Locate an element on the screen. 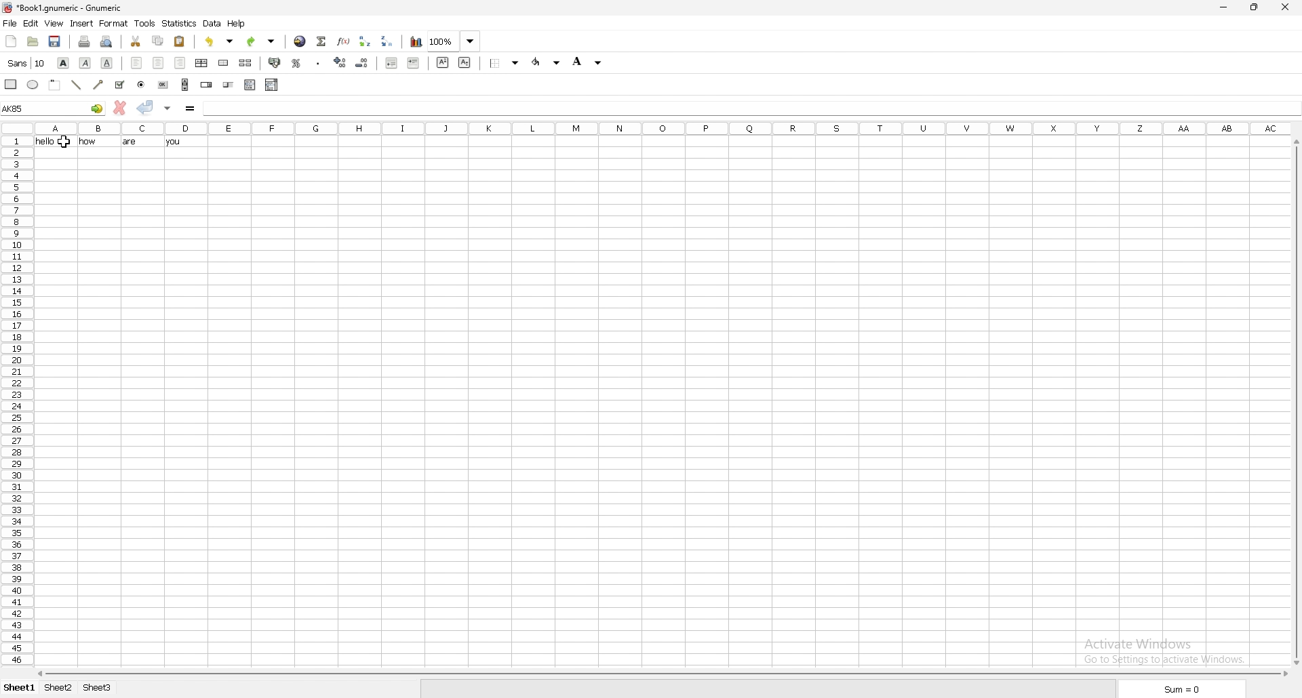 The width and height of the screenshot is (1302, 698). help is located at coordinates (238, 24).